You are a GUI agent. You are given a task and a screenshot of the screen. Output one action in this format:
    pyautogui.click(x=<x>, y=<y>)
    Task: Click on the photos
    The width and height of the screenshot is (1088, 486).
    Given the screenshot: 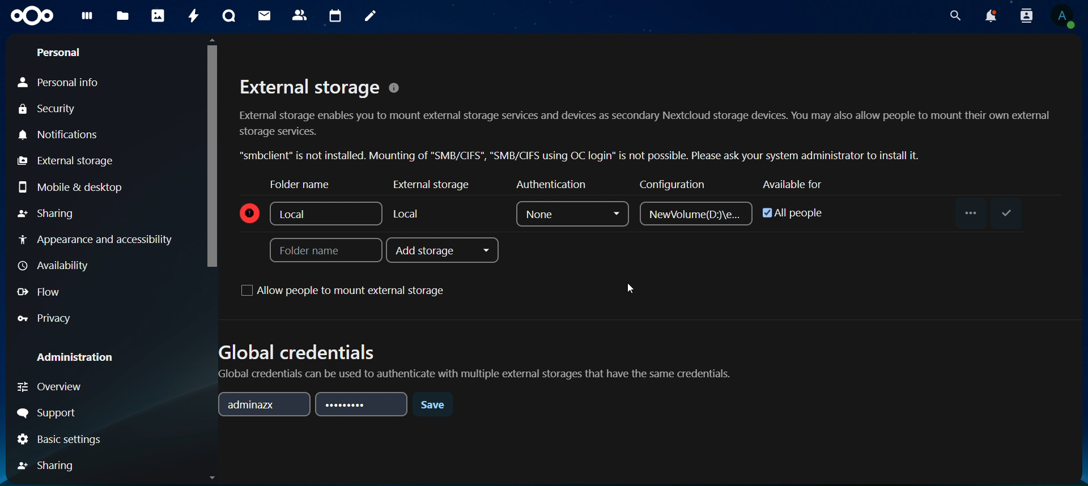 What is the action you would take?
    pyautogui.click(x=159, y=16)
    